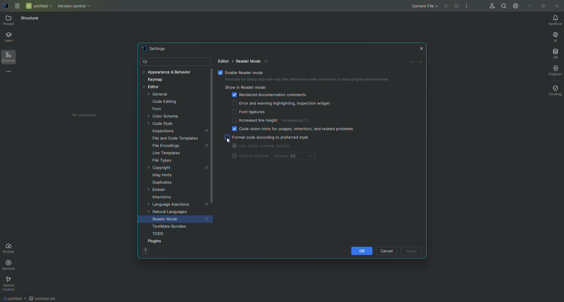 Image resolution: width=564 pixels, height=302 pixels. I want to click on Format code, so click(268, 138).